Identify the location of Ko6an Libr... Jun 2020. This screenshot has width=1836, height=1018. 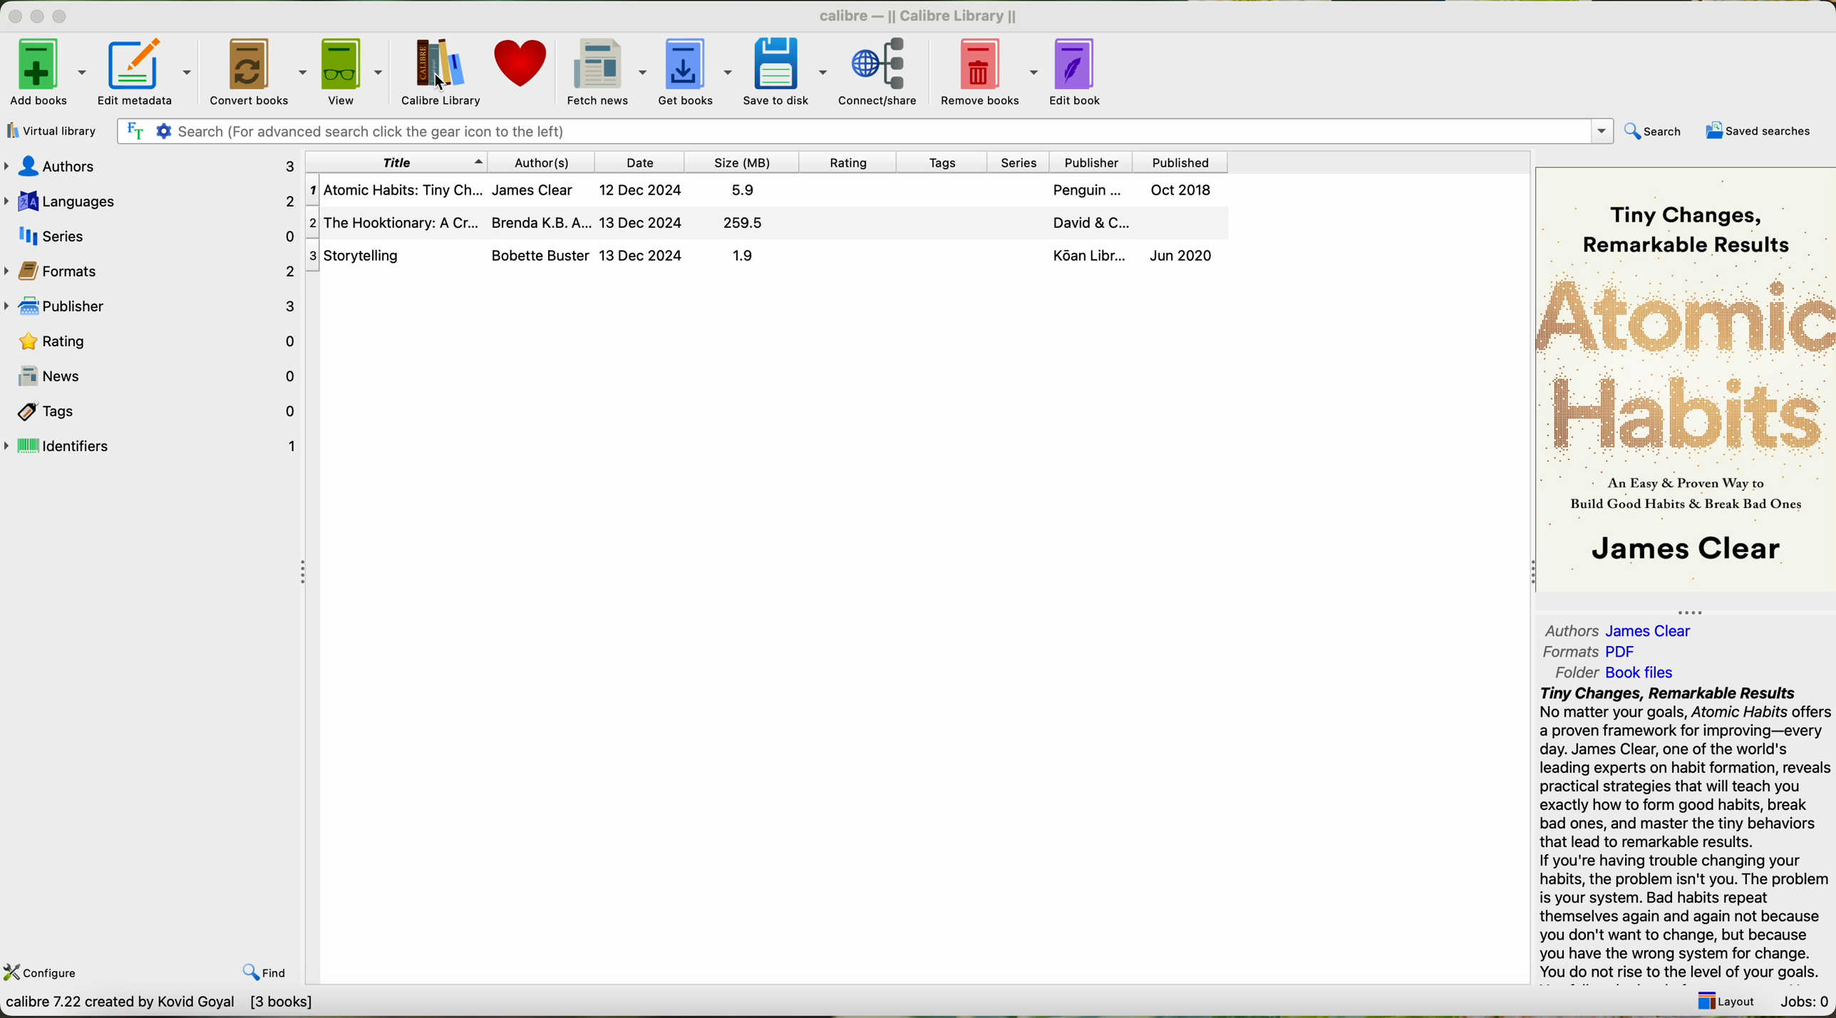
(1128, 258).